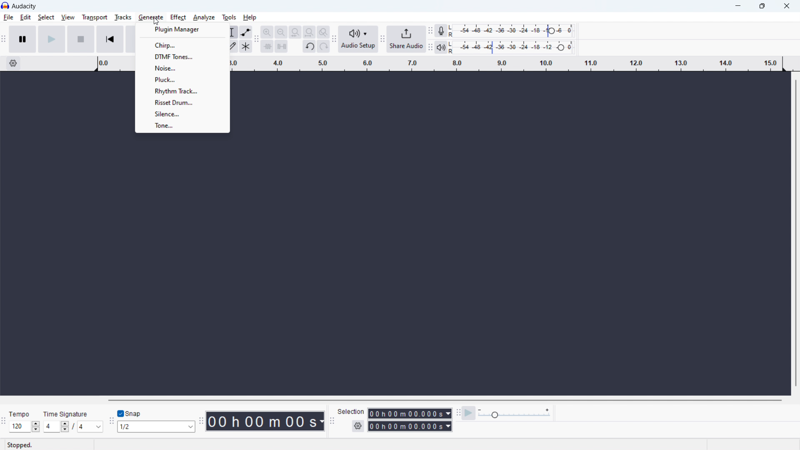 The width and height of the screenshot is (800, 450). I want to click on edit toolbar, so click(257, 39).